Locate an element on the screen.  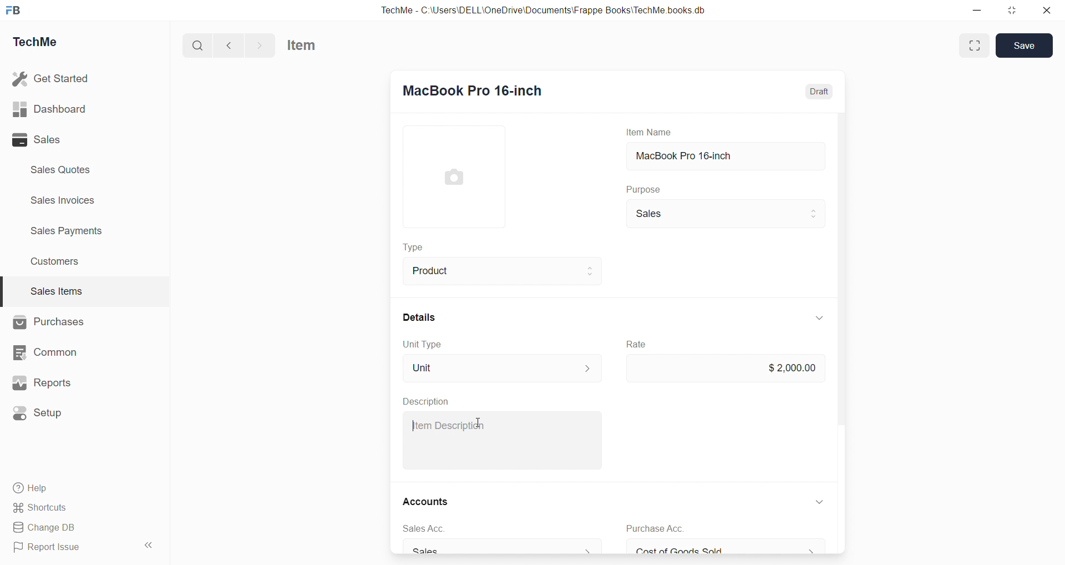
Description is located at coordinates (428, 401).